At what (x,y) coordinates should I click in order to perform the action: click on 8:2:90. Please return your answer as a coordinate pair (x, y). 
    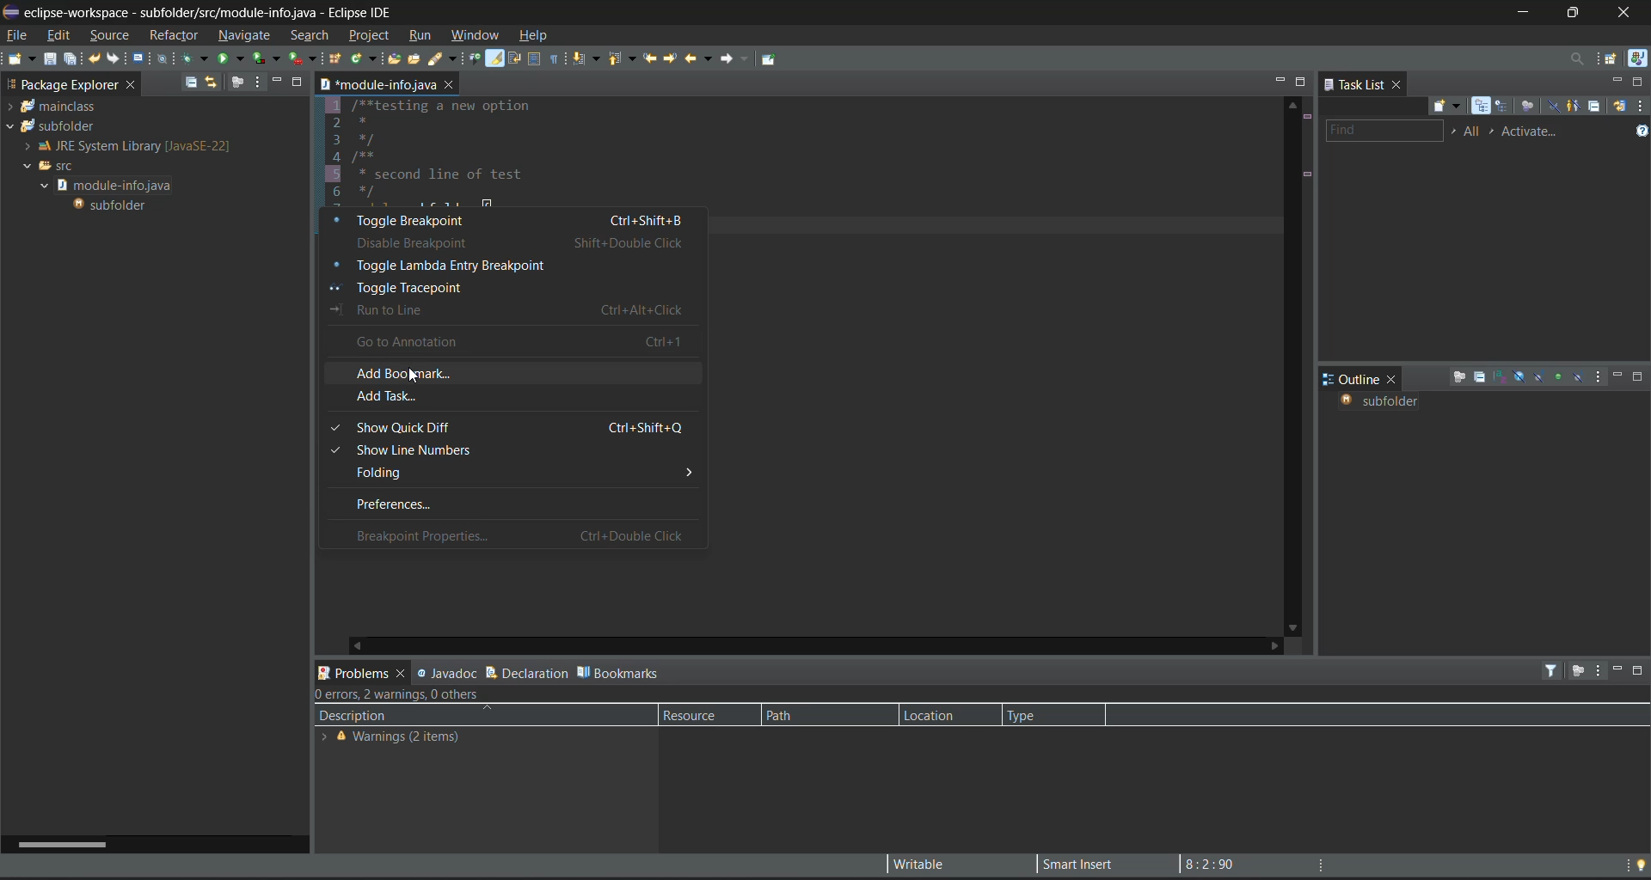
    Looking at the image, I should click on (1218, 863).